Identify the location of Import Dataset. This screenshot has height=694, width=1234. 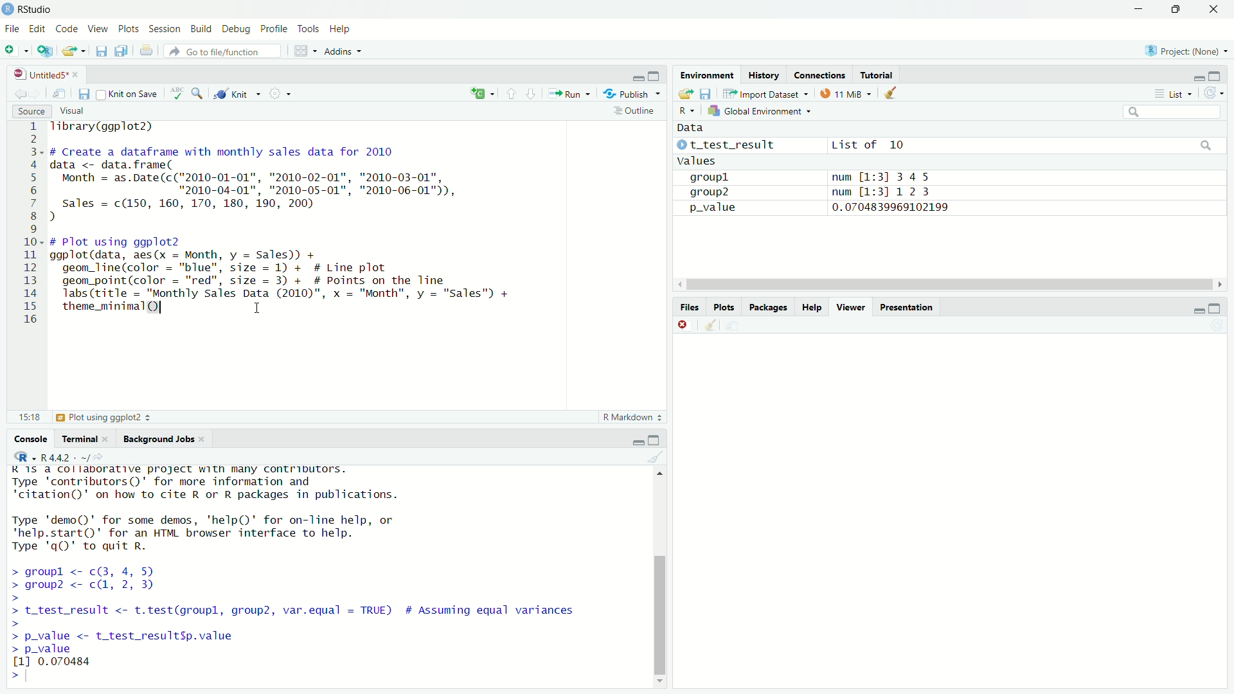
(763, 94).